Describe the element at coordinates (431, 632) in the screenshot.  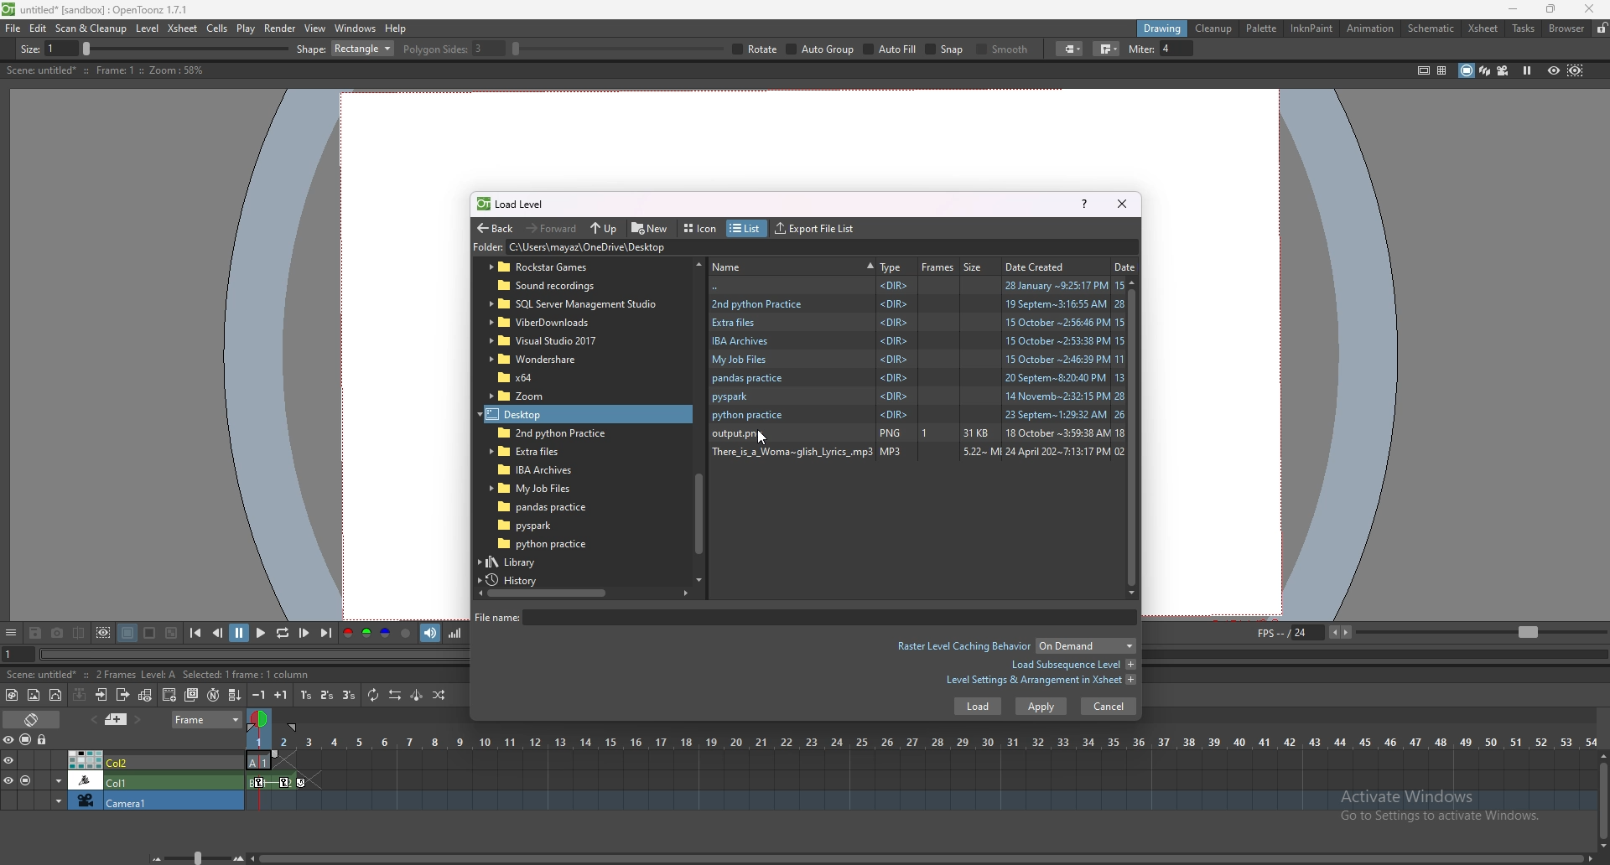
I see `soundtrack` at that location.